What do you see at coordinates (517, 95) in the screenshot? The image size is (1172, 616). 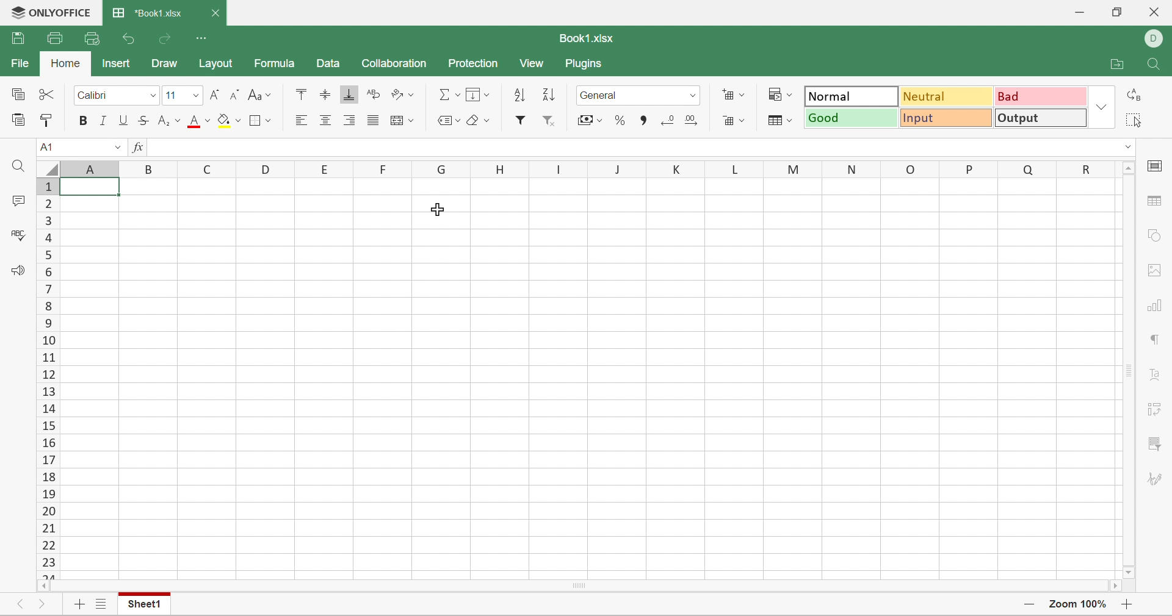 I see `Sort ascending` at bounding box center [517, 95].